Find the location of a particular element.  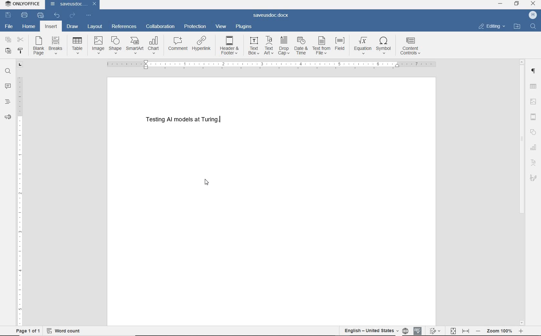

English-United States(text language) is located at coordinates (370, 331).